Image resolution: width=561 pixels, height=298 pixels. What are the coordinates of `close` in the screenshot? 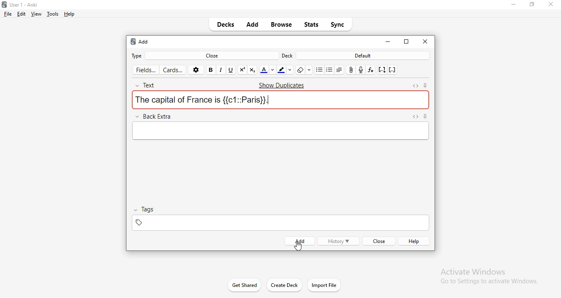 It's located at (425, 41).